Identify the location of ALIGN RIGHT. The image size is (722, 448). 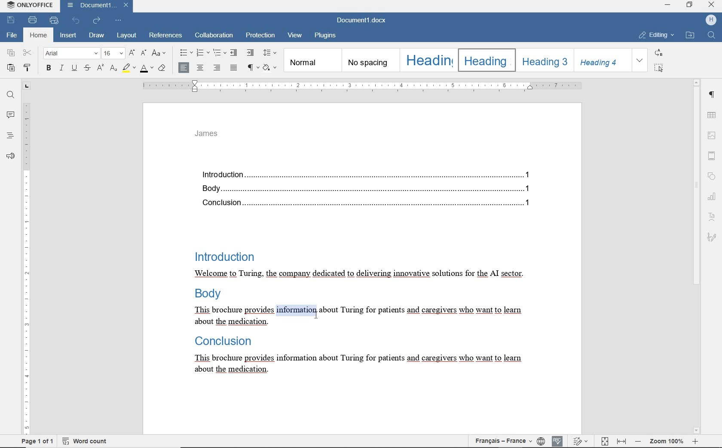
(217, 68).